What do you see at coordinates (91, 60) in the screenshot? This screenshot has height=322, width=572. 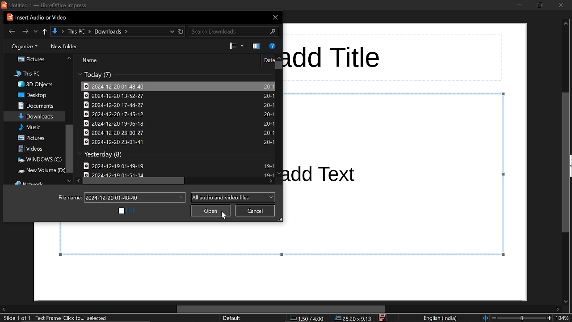 I see `name` at bounding box center [91, 60].